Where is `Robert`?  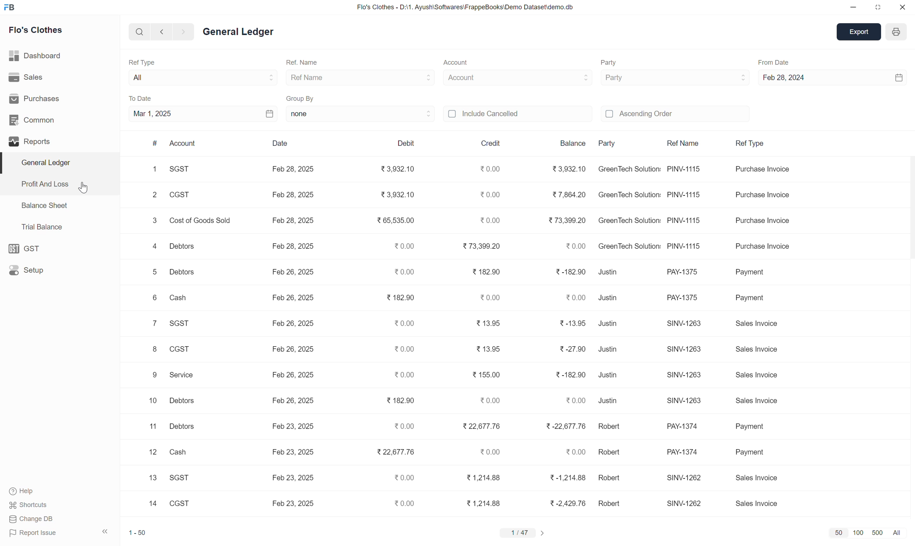 Robert is located at coordinates (616, 429).